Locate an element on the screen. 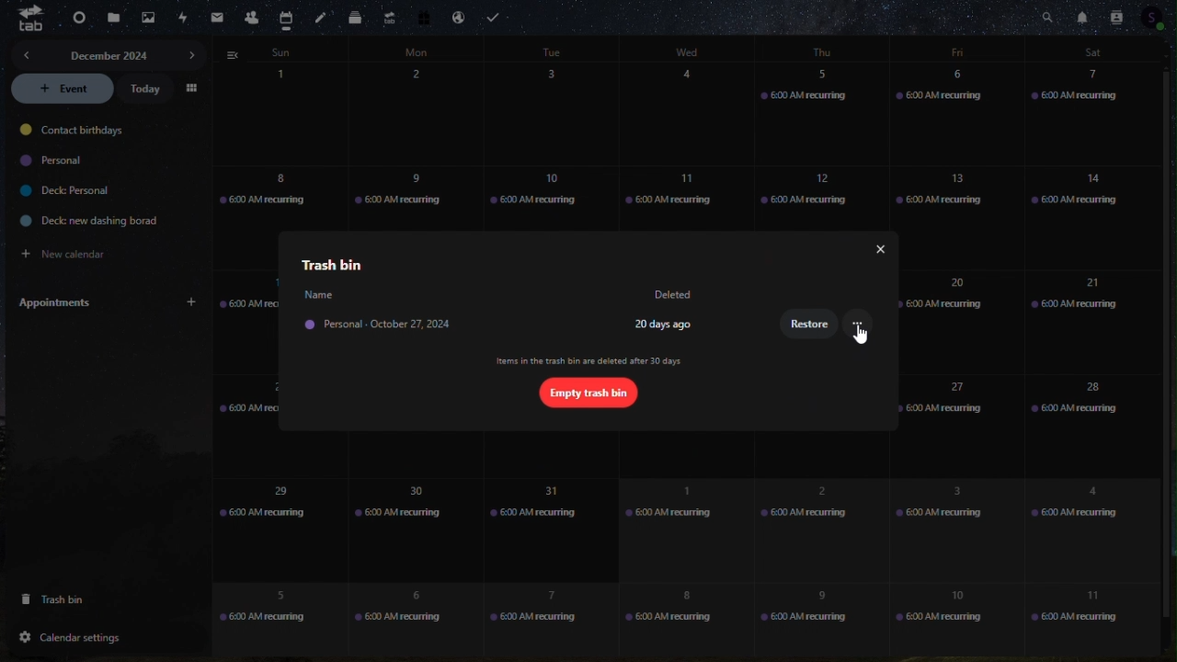 This screenshot has width=1177, height=662. deleted is located at coordinates (676, 295).